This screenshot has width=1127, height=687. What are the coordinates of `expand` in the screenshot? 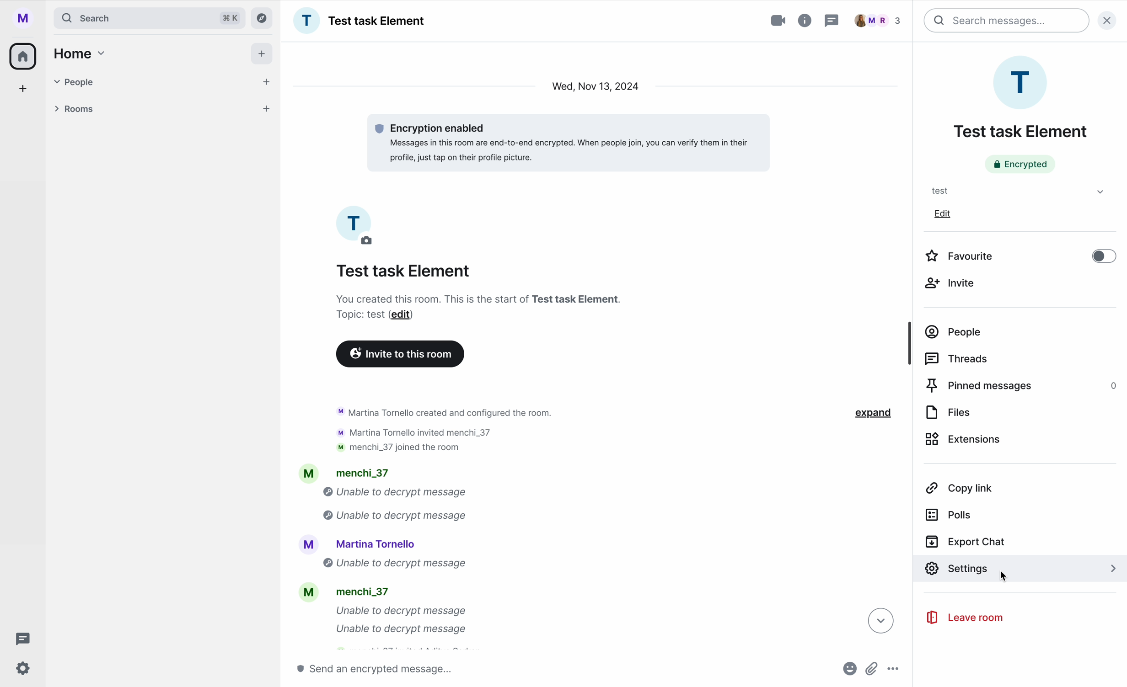 It's located at (864, 413).